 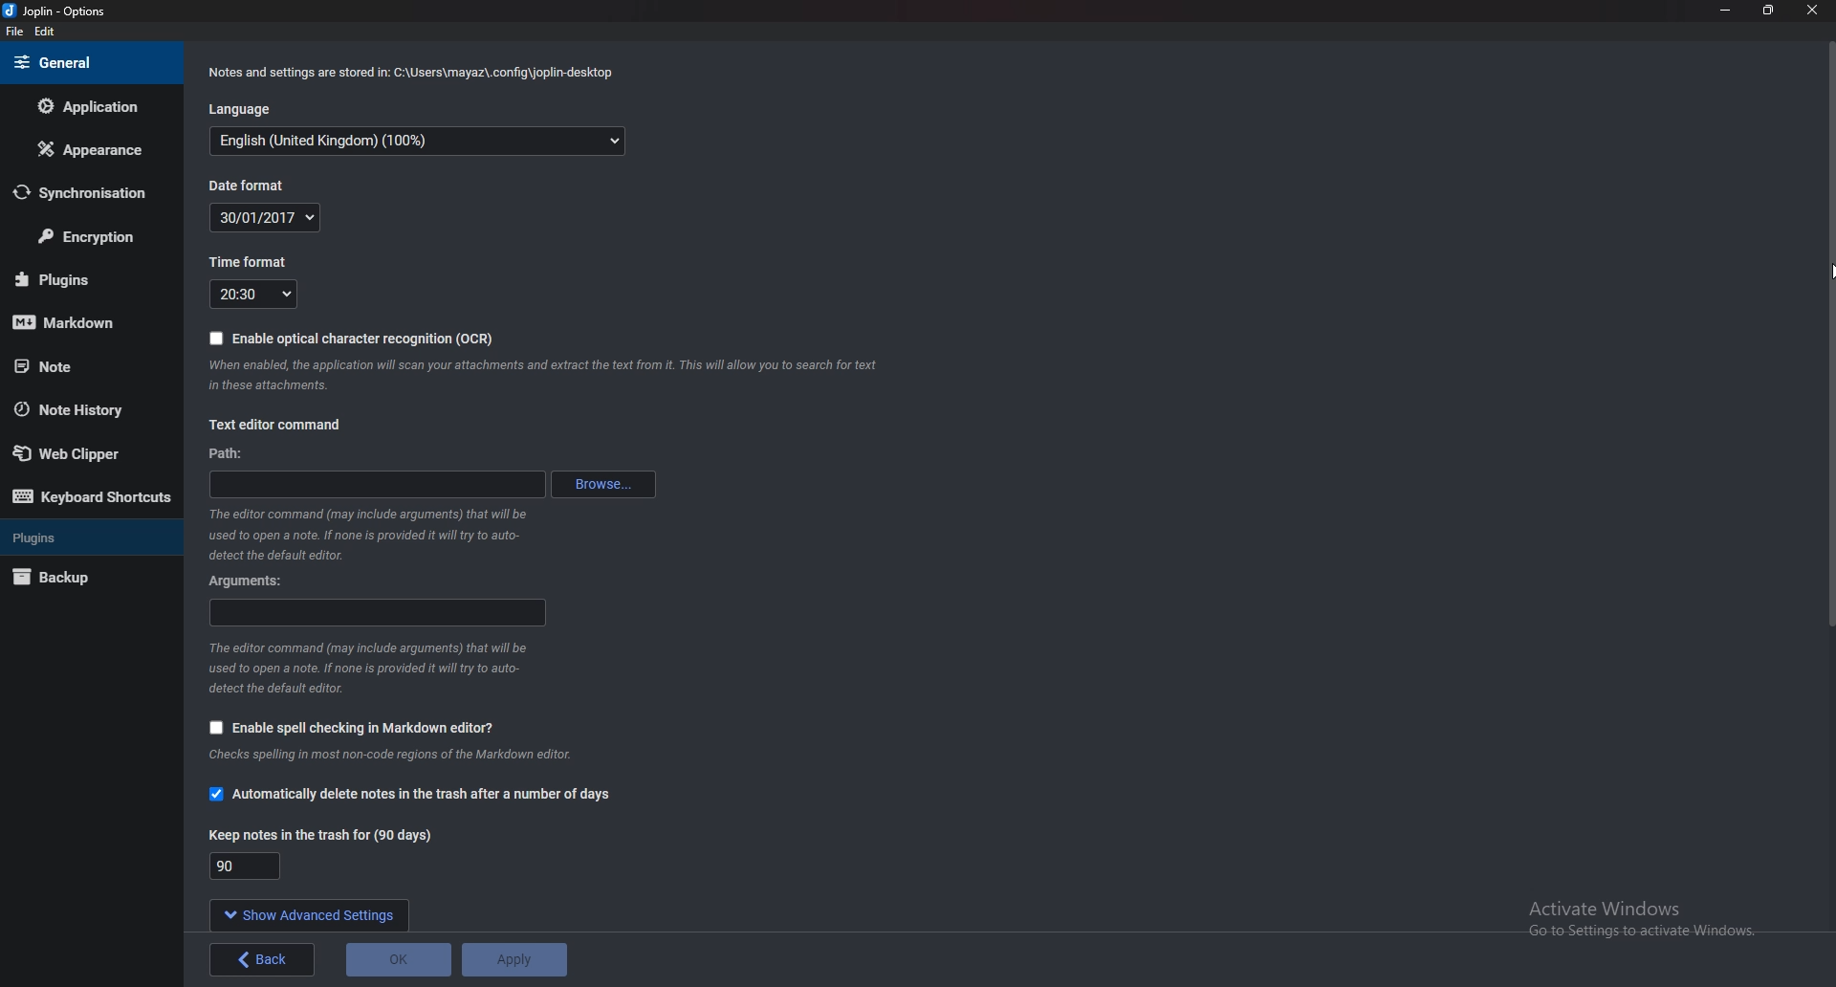 What do you see at coordinates (383, 758) in the screenshot?
I see `Info on editor command` at bounding box center [383, 758].